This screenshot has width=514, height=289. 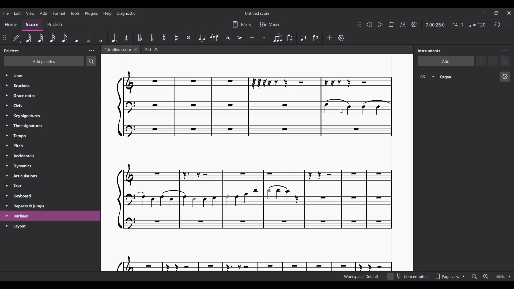 I want to click on Add menu, so click(x=44, y=13).